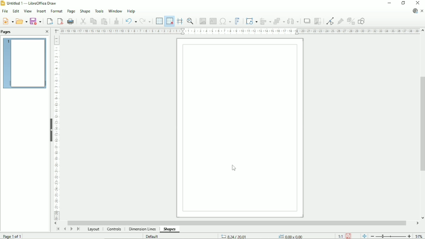 This screenshot has width=425, height=239. Describe the element at coordinates (78, 229) in the screenshot. I see `Scroll to last page` at that location.